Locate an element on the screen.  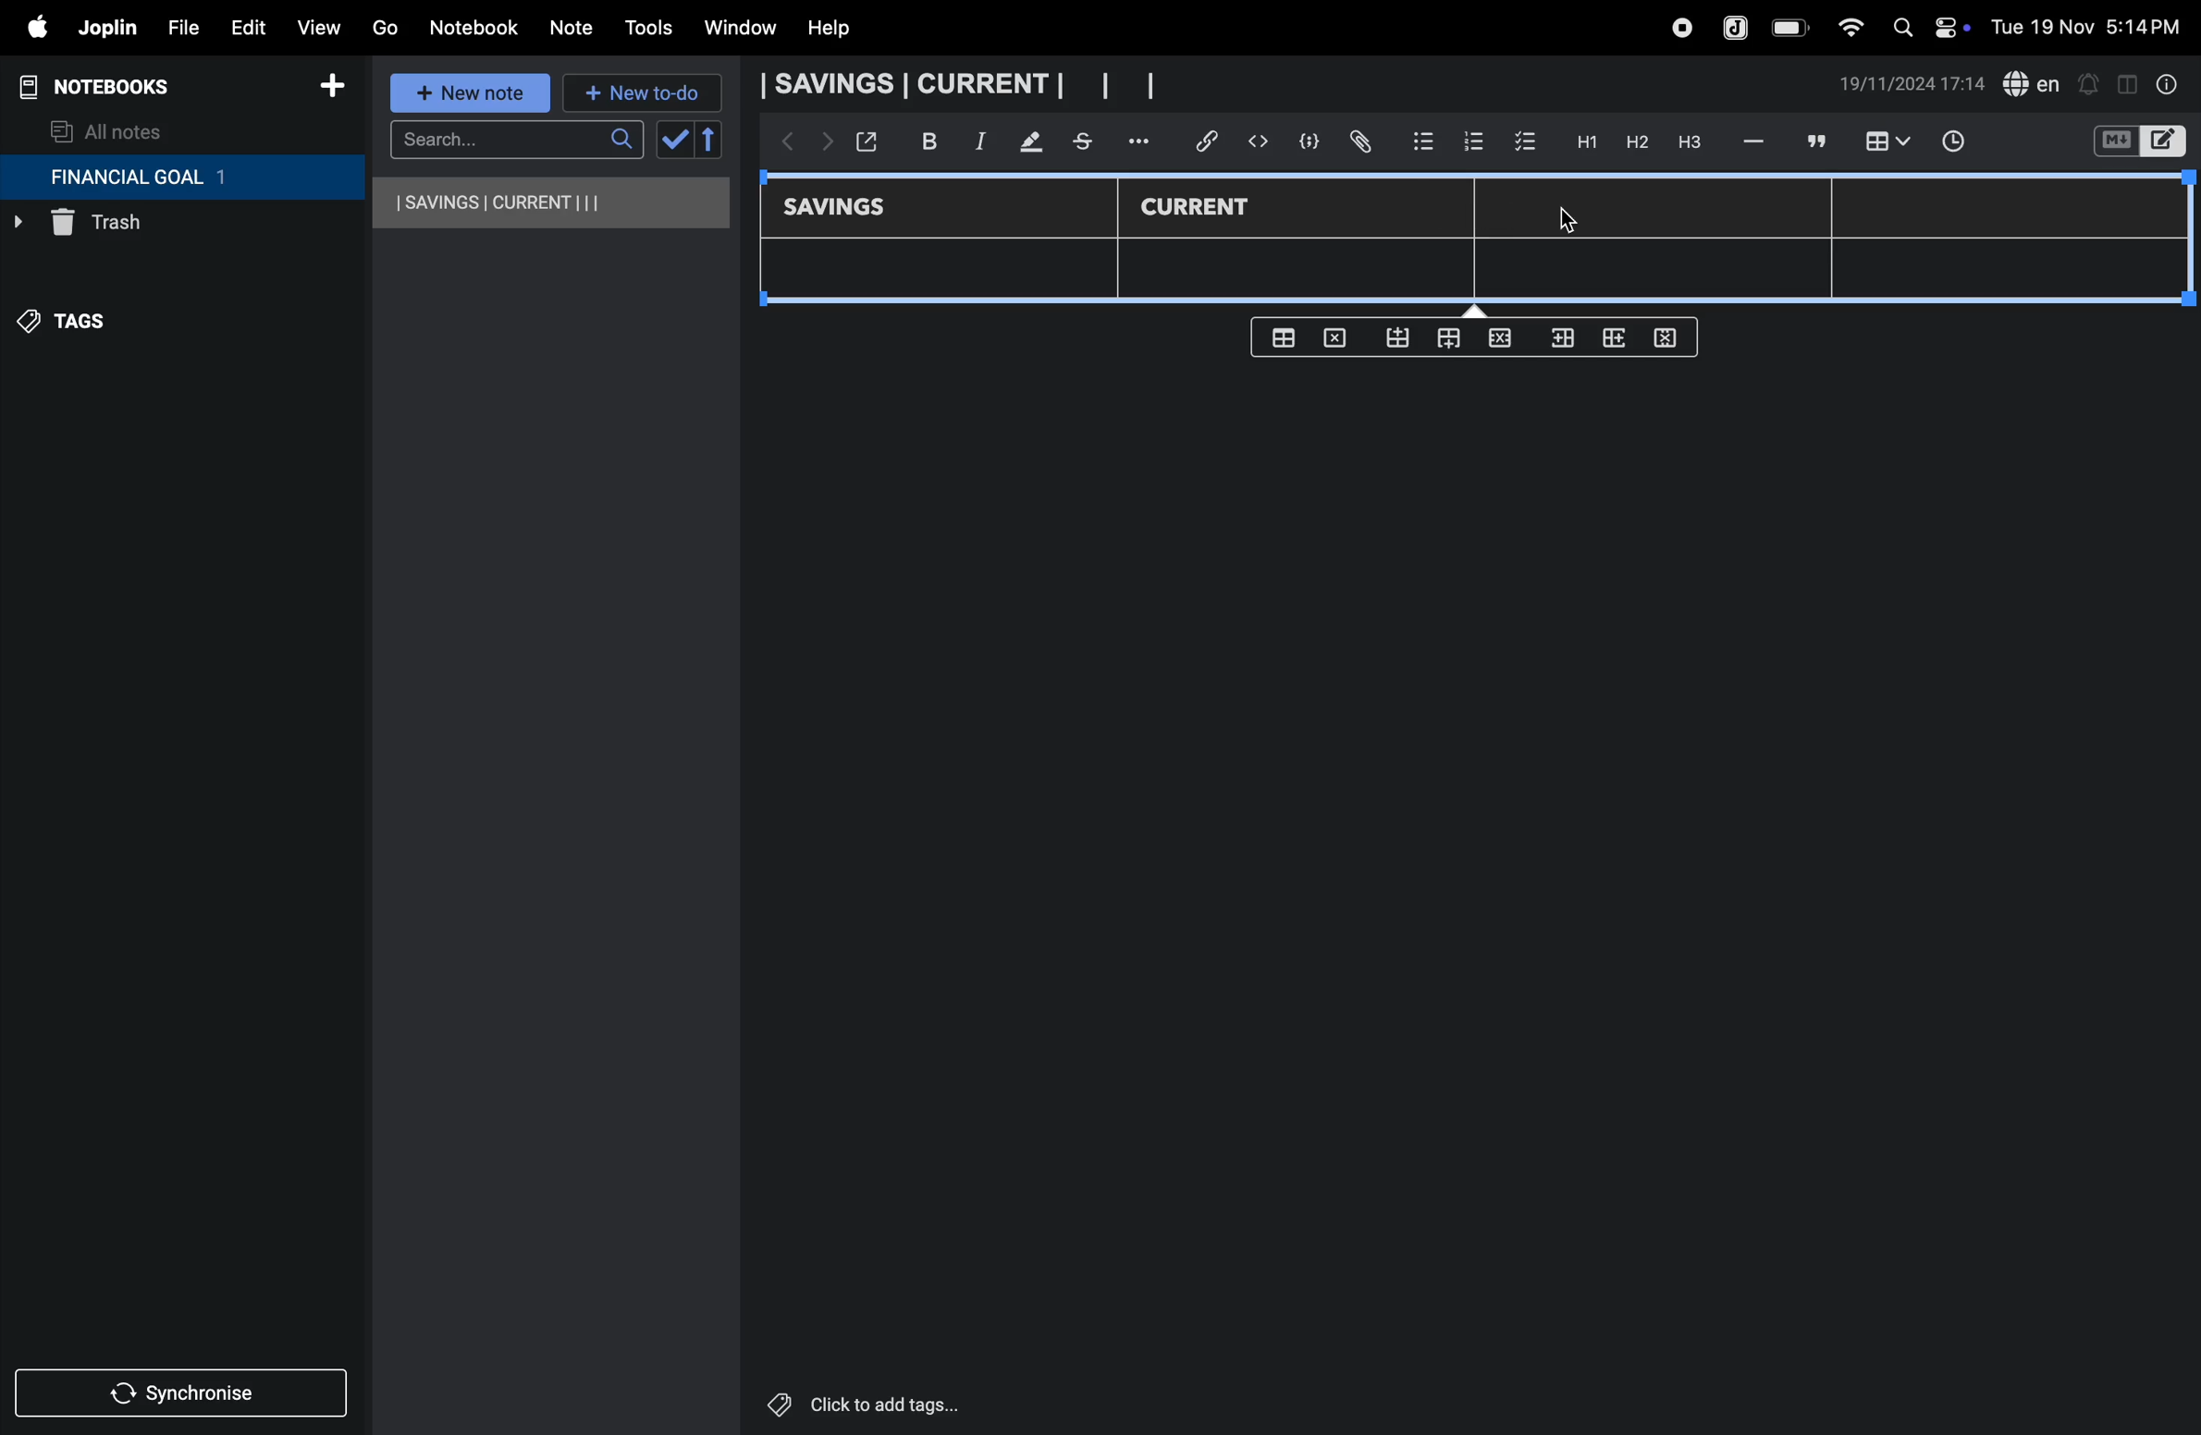
add is located at coordinates (332, 89).